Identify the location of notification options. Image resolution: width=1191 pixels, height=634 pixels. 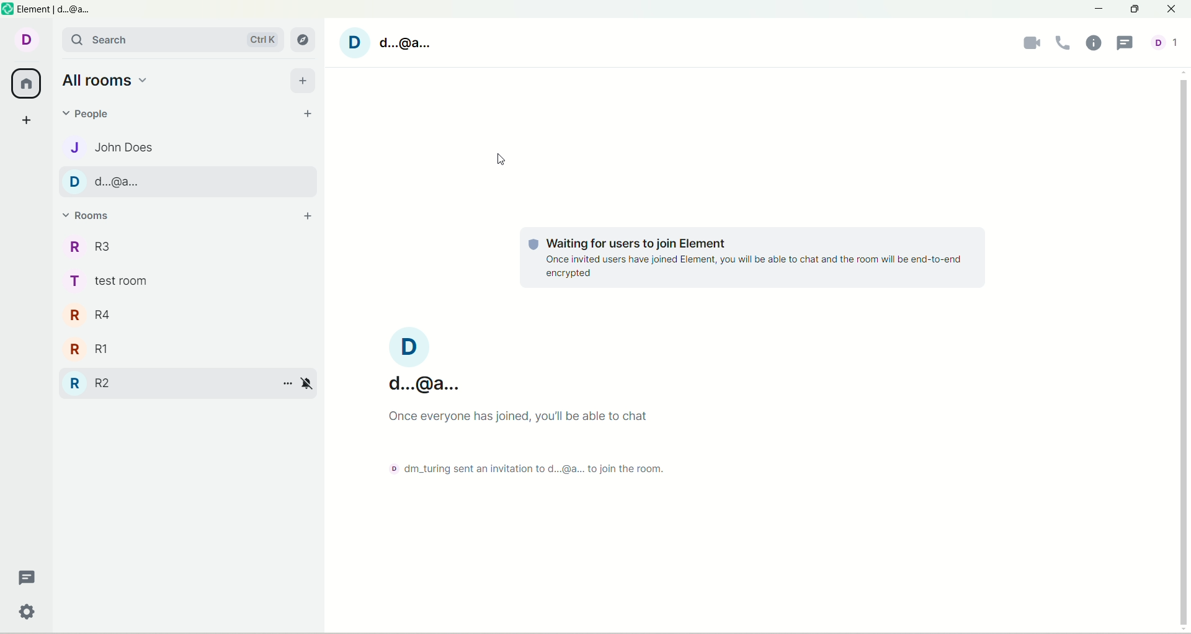
(308, 382).